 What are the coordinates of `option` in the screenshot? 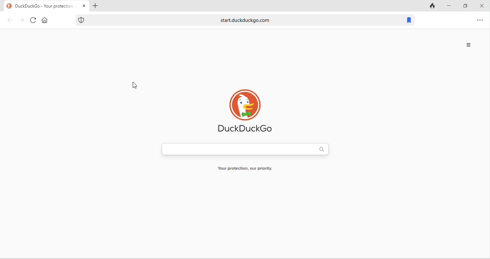 It's located at (480, 22).